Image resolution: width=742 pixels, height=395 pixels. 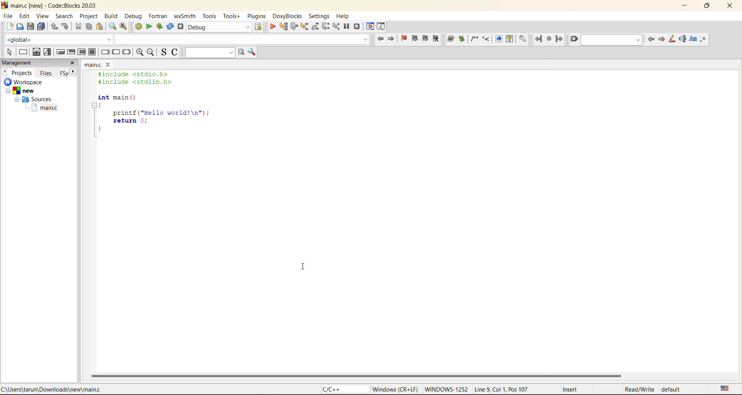 I want to click on previous bookmark, so click(x=415, y=39).